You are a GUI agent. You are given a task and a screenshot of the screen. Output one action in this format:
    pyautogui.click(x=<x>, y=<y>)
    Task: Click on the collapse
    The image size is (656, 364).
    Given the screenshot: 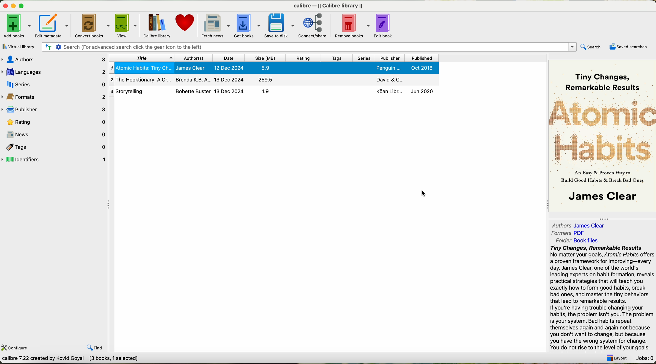 What is the action you would take?
    pyautogui.click(x=546, y=205)
    